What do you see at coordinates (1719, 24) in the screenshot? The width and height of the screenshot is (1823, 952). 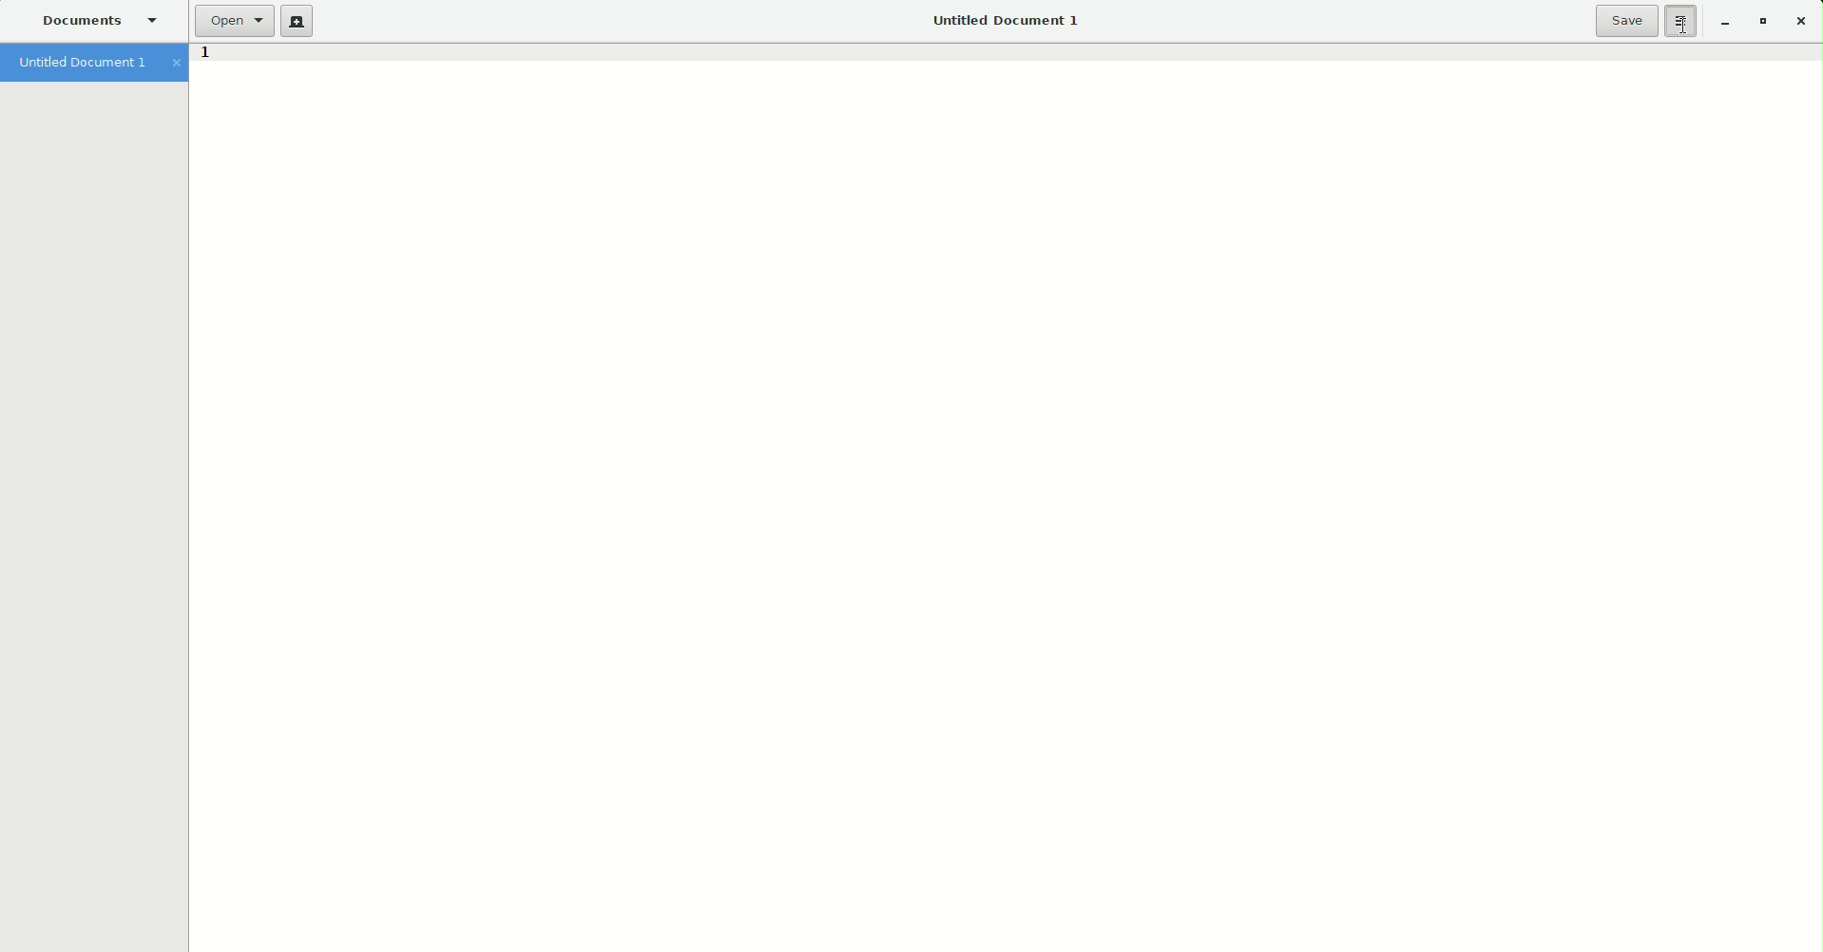 I see `Restore` at bounding box center [1719, 24].